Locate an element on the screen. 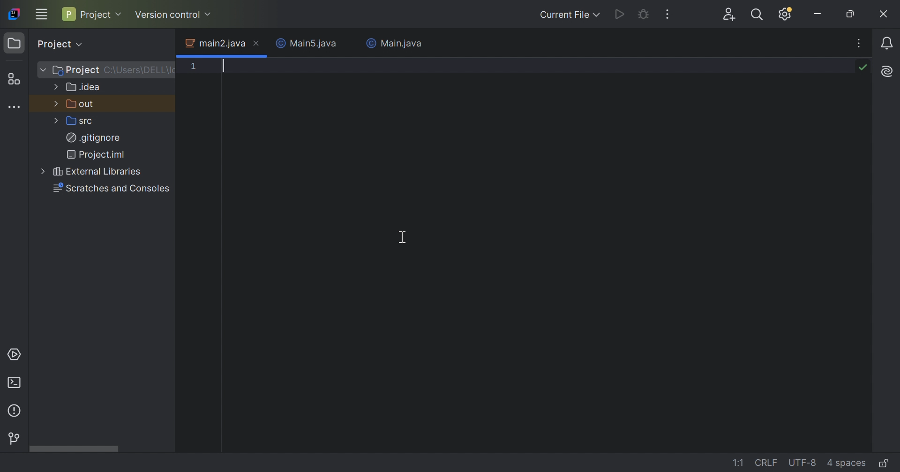  Scratches and consoles is located at coordinates (111, 189).